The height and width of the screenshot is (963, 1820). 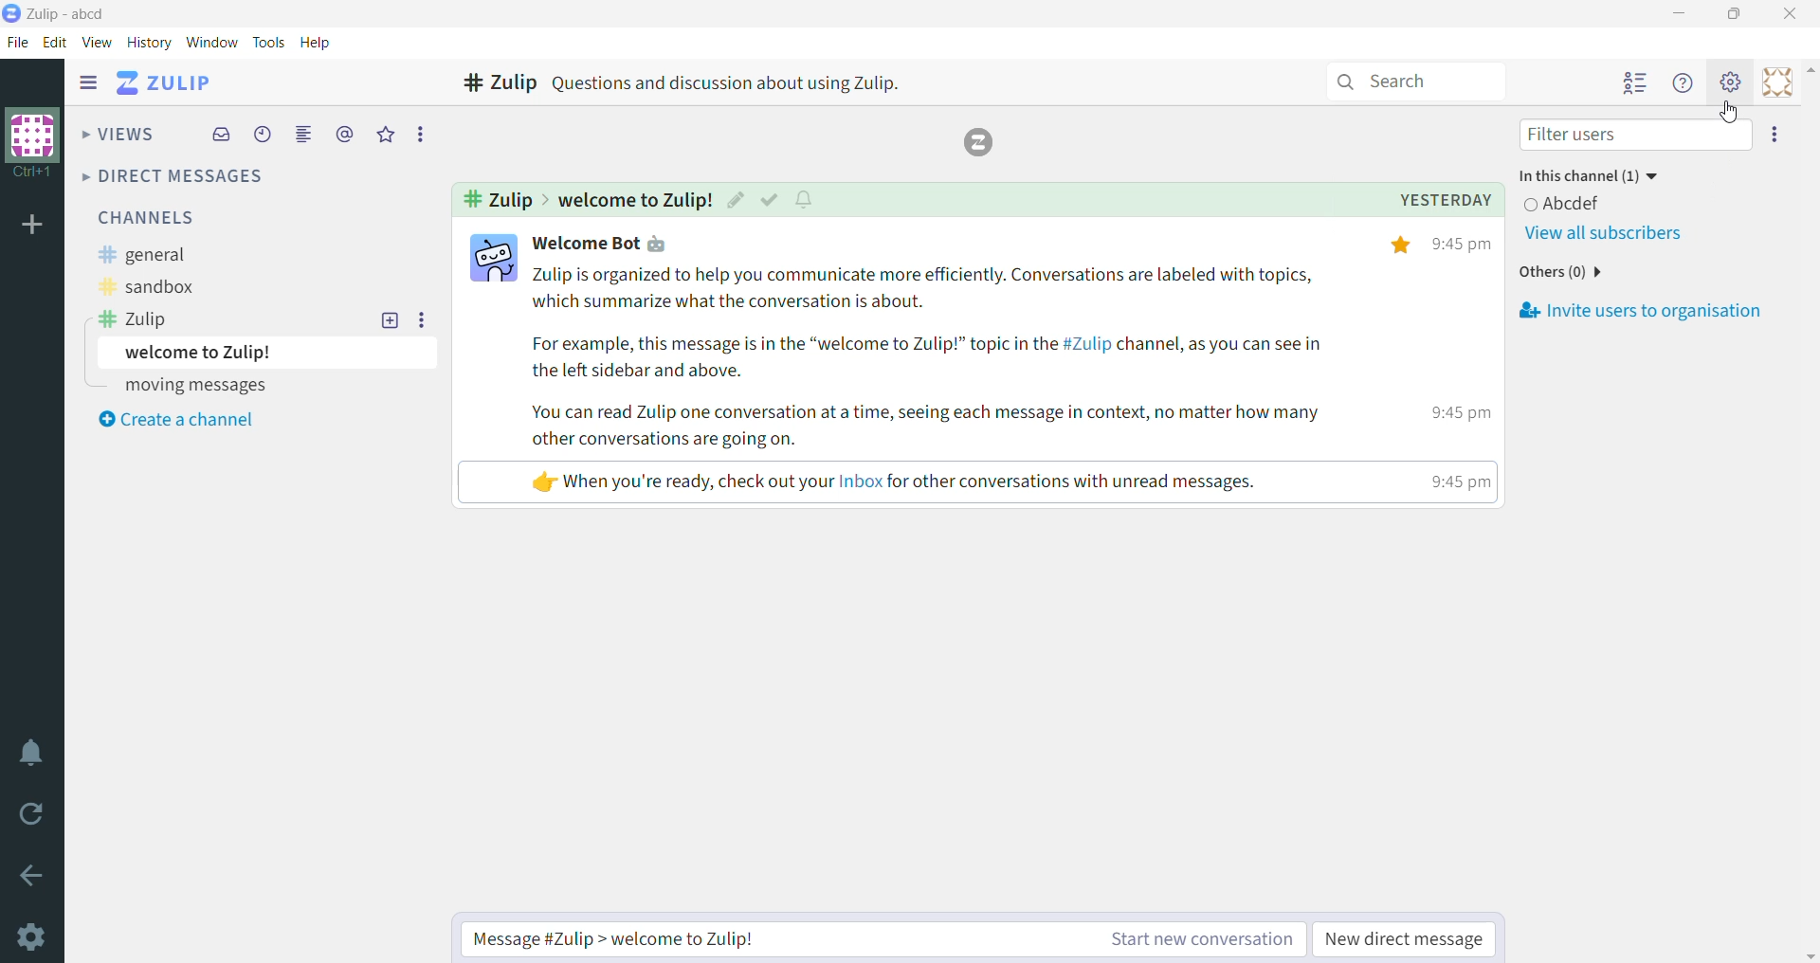 What do you see at coordinates (1732, 82) in the screenshot?
I see `Main Menu` at bounding box center [1732, 82].